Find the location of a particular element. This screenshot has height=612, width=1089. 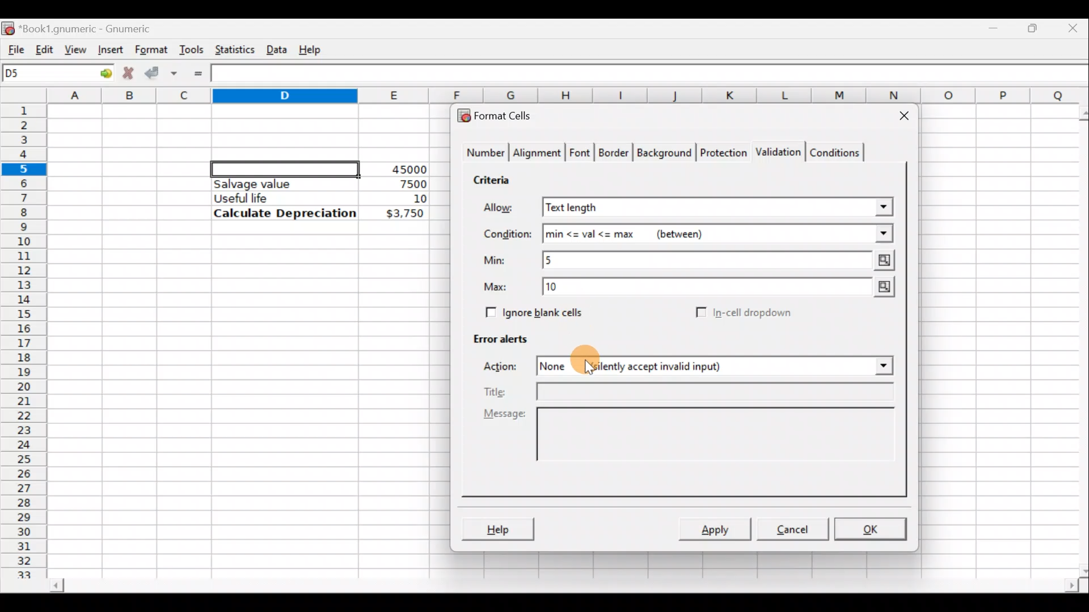

Help is located at coordinates (312, 49).